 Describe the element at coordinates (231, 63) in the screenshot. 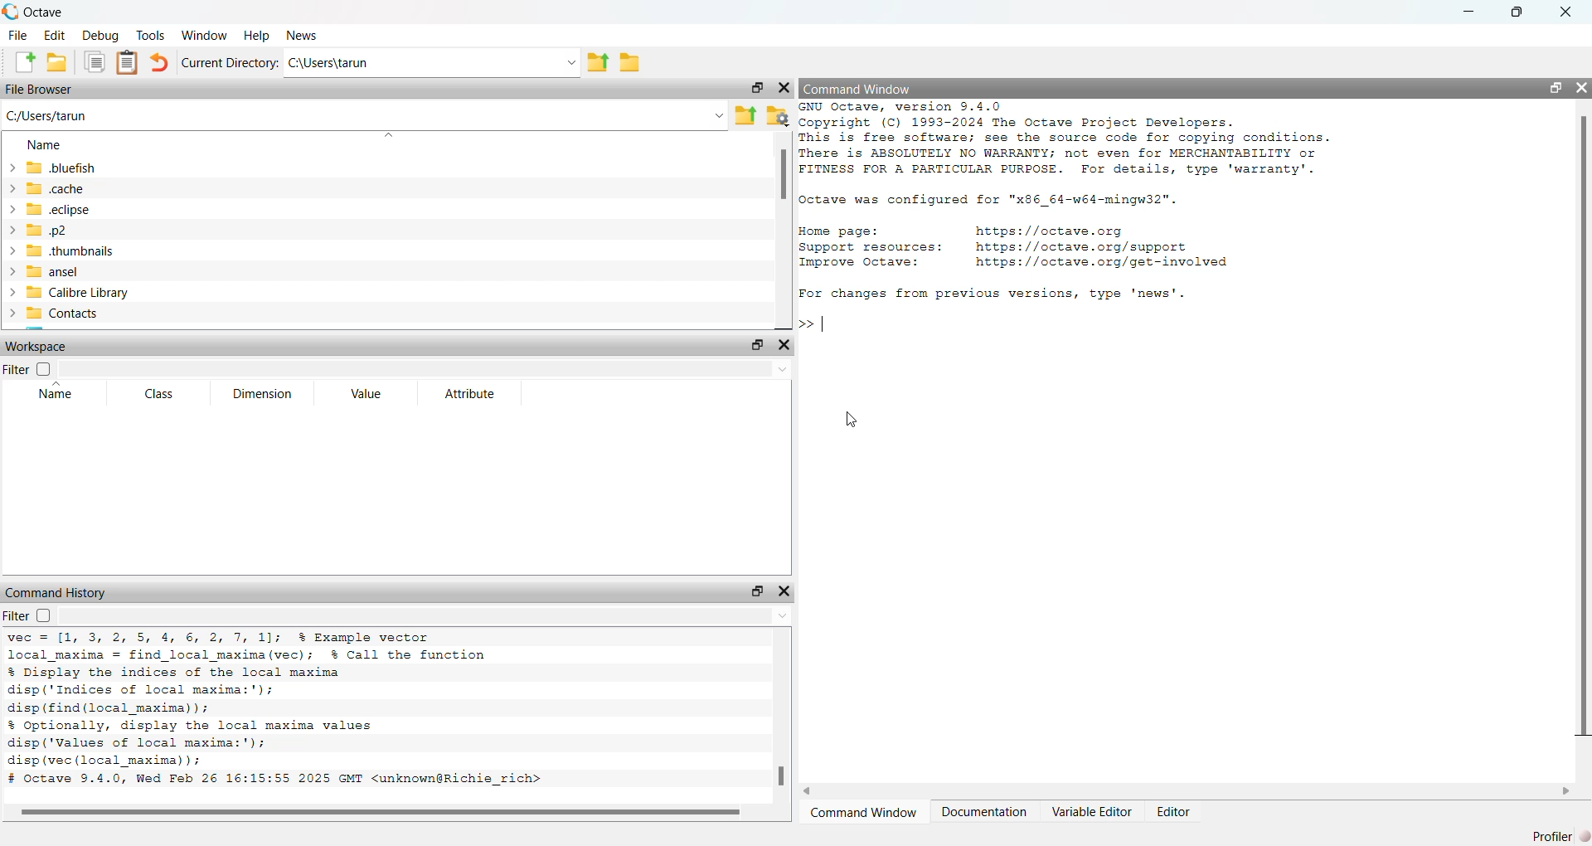

I see `Current Directory:` at that location.